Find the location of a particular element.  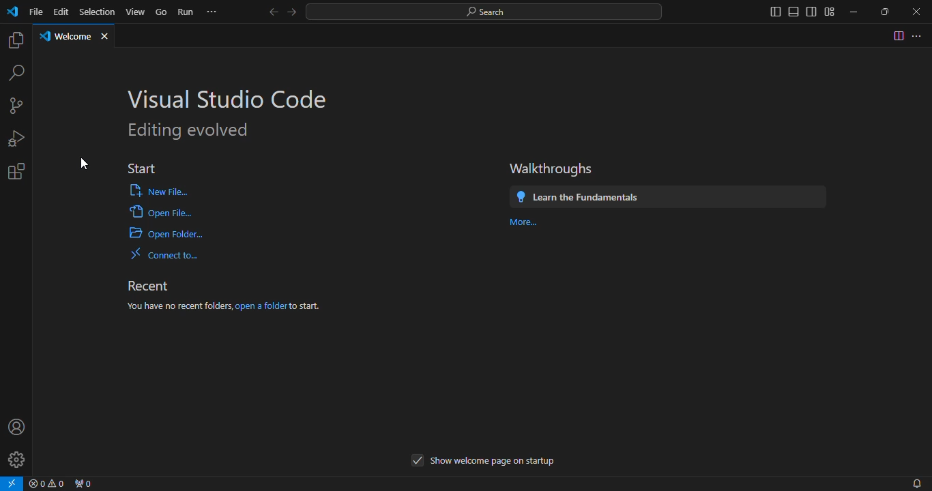

more is located at coordinates (214, 12).